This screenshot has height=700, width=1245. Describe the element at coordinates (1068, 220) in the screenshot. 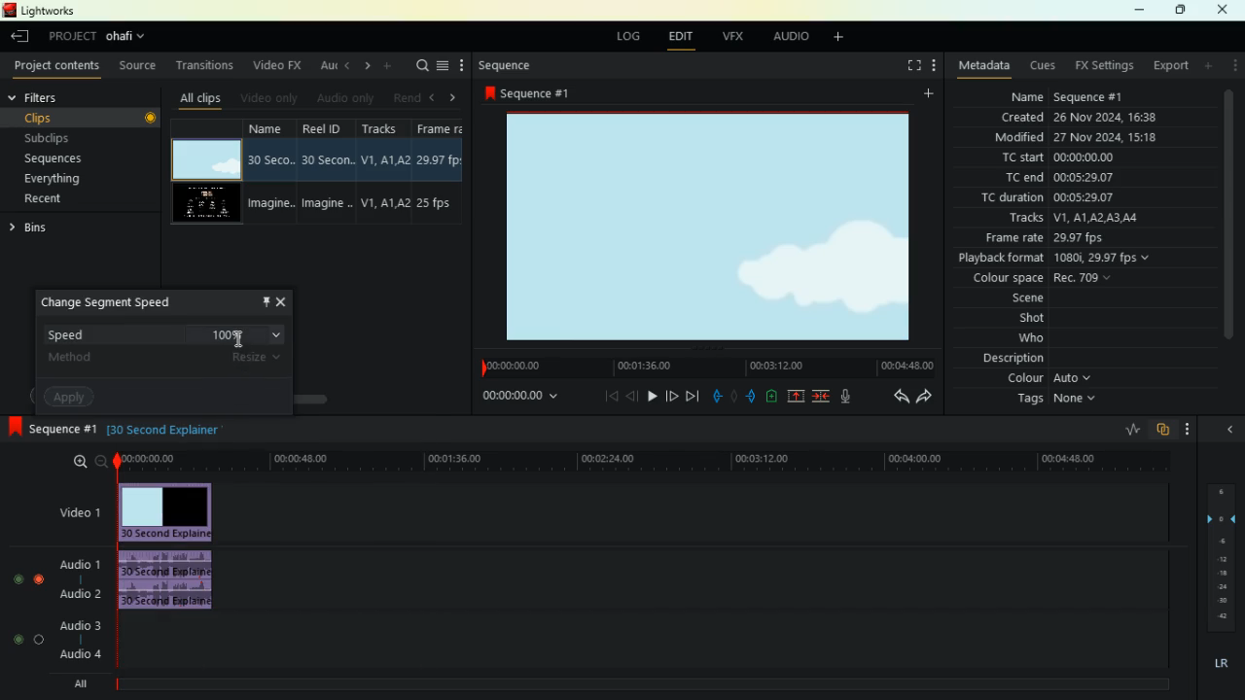

I see `tracks` at that location.